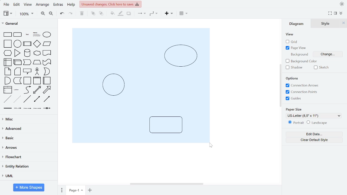 The width and height of the screenshot is (347, 195). I want to click on process, so click(27, 44).